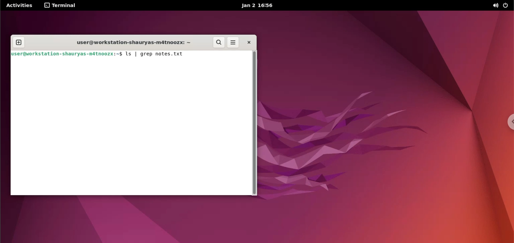 Image resolution: width=514 pixels, height=243 pixels. I want to click on sound options, so click(494, 6).